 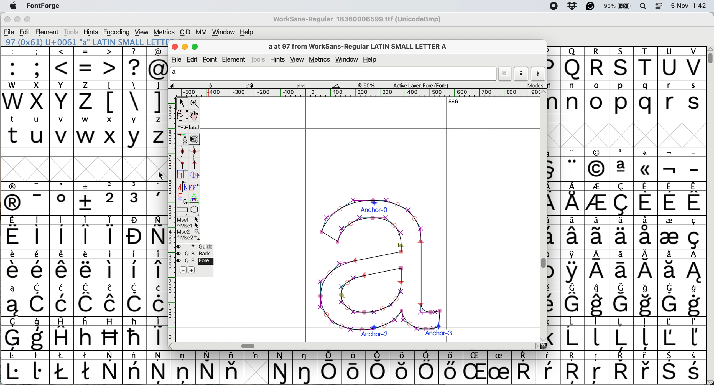 What do you see at coordinates (322, 60) in the screenshot?
I see `metrics` at bounding box center [322, 60].